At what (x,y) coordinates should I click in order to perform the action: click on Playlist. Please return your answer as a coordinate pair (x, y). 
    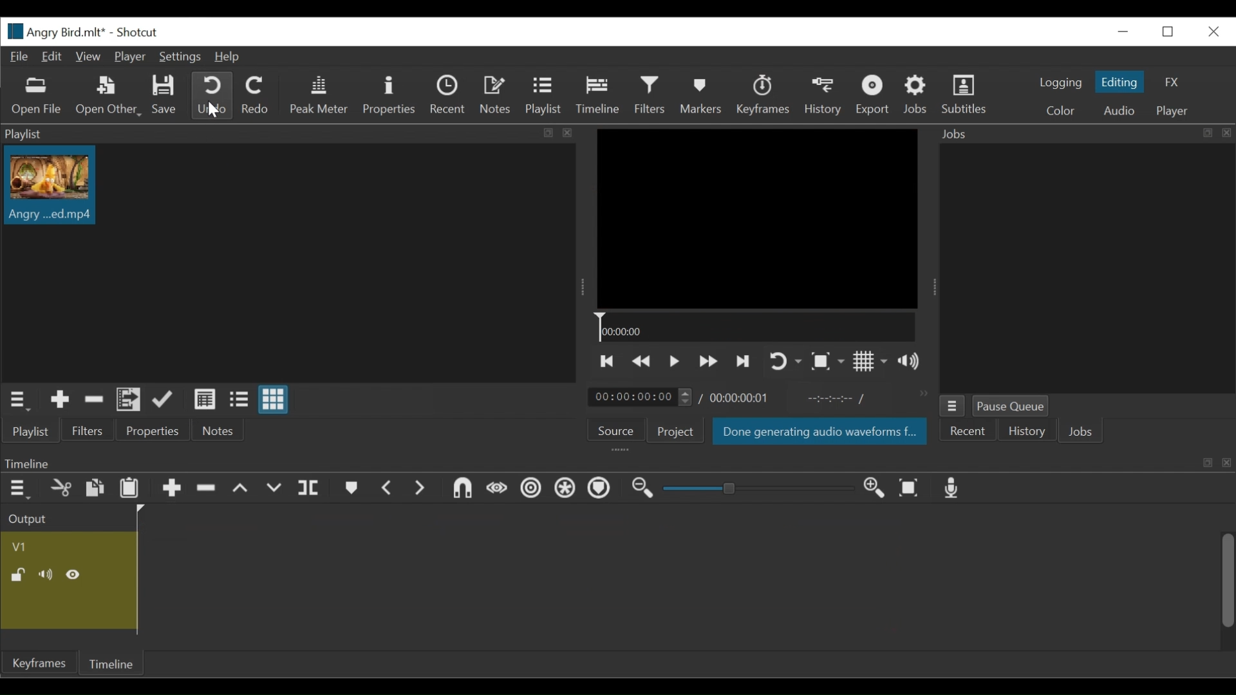
    Looking at the image, I should click on (545, 96).